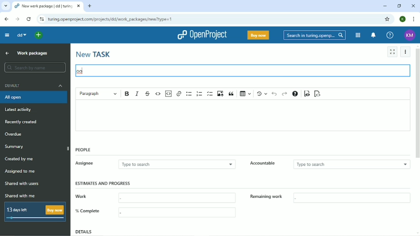  Describe the element at coordinates (23, 183) in the screenshot. I see `Shared with users` at that location.